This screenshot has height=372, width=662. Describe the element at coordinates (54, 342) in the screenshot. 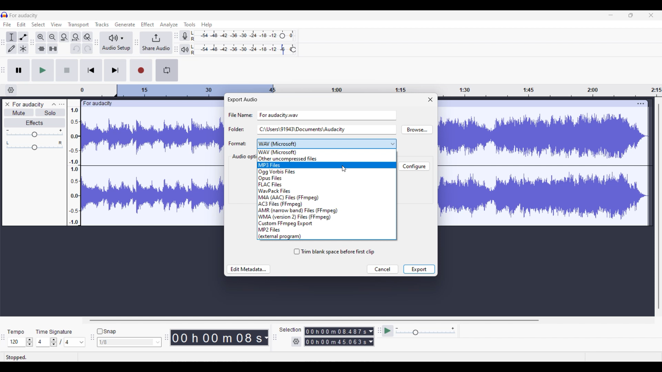

I see `Increase/Decrease number` at that location.